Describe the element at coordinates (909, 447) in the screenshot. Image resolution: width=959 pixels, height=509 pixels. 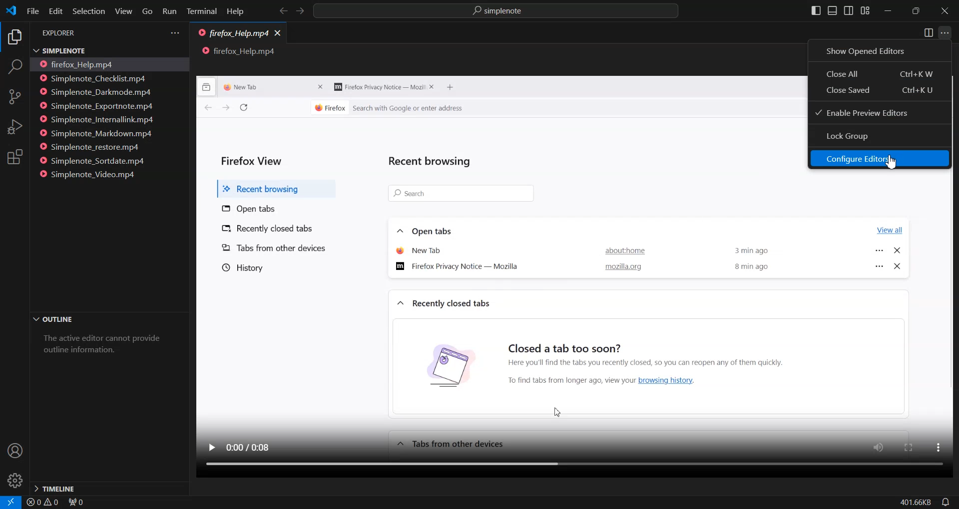
I see `full screen` at that location.